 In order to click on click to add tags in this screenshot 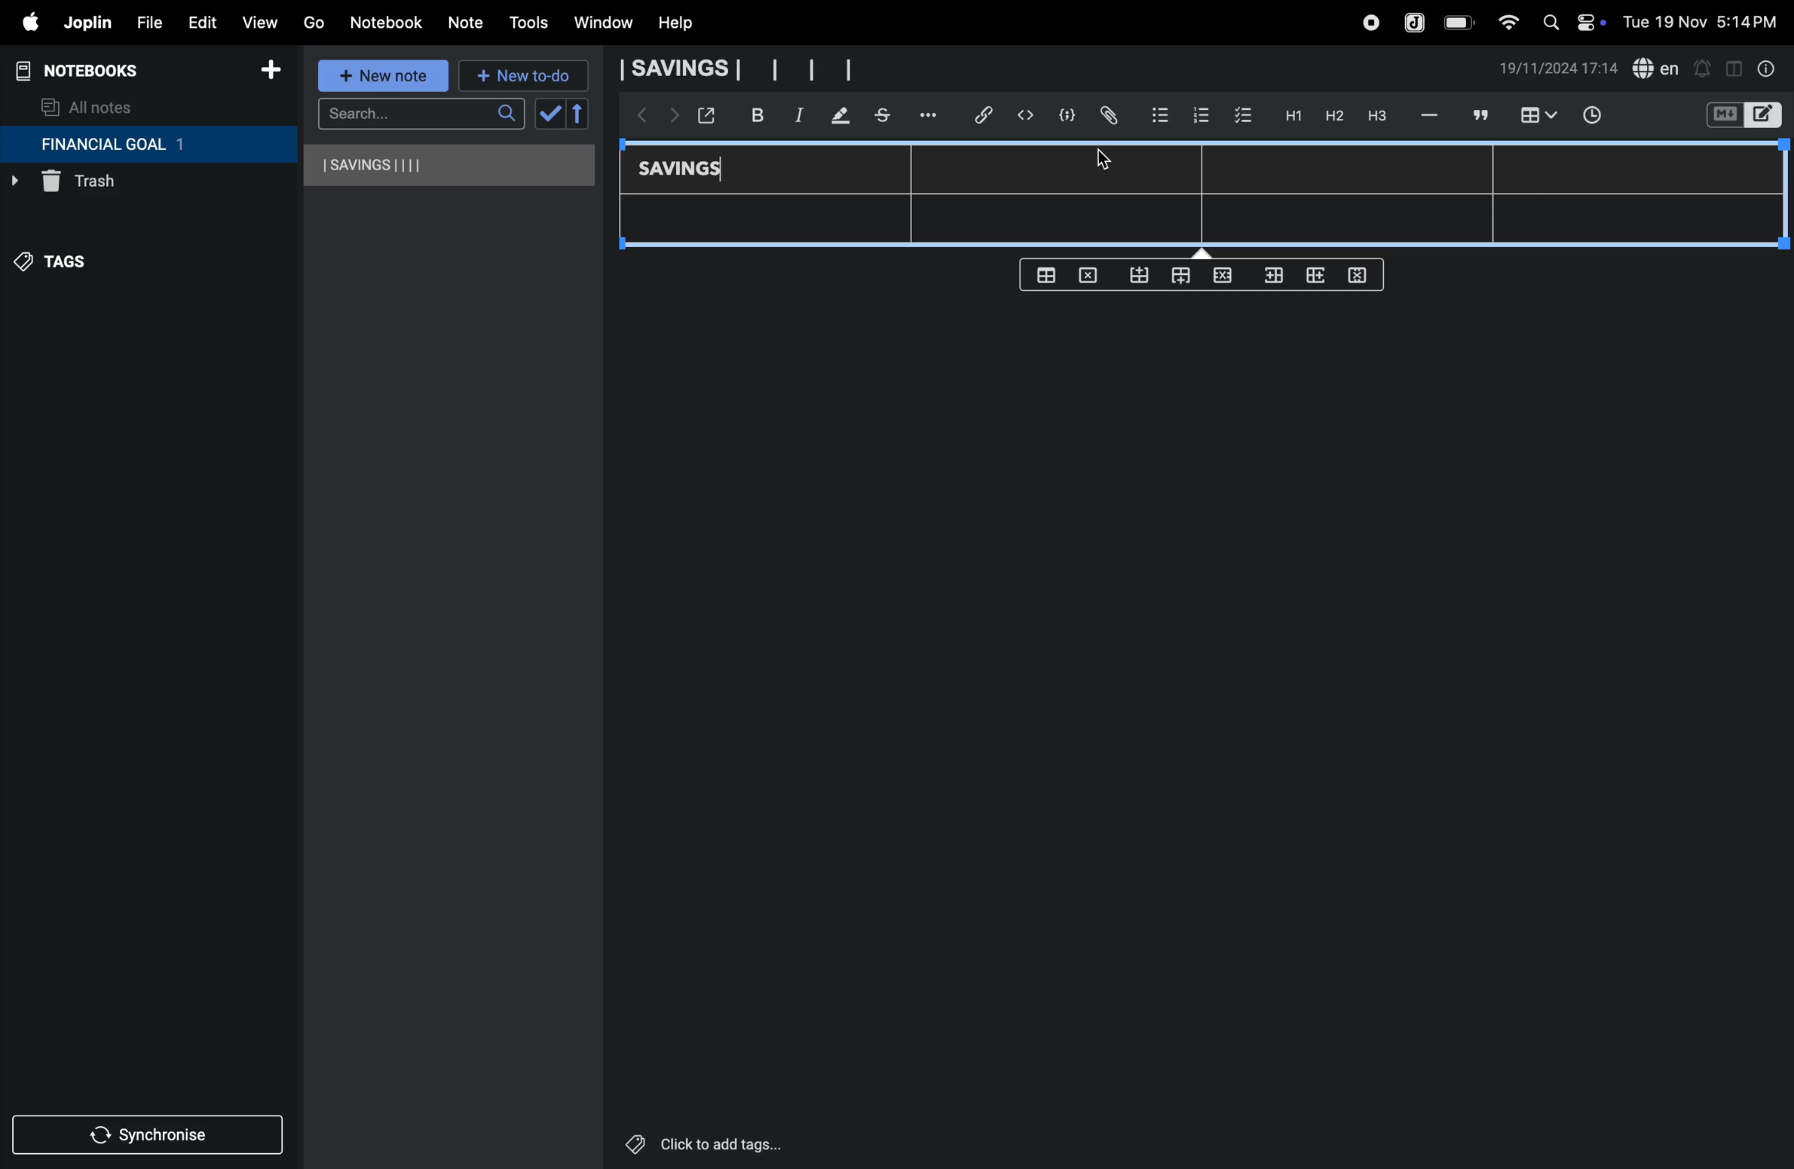, I will do `click(742, 1143)`.